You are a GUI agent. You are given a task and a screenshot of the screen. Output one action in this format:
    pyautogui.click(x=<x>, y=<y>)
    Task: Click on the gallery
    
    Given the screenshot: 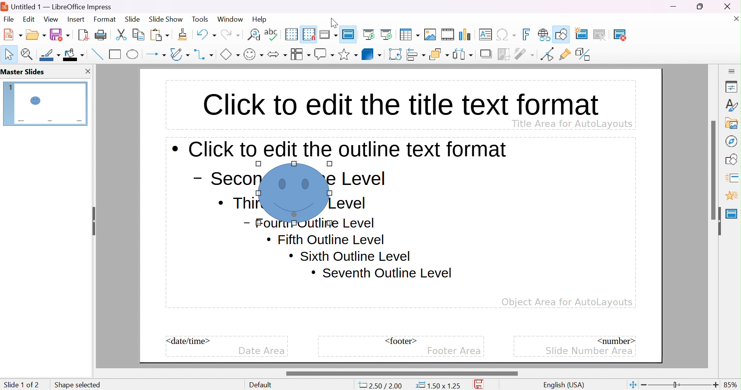 What is the action you would take?
    pyautogui.click(x=733, y=123)
    